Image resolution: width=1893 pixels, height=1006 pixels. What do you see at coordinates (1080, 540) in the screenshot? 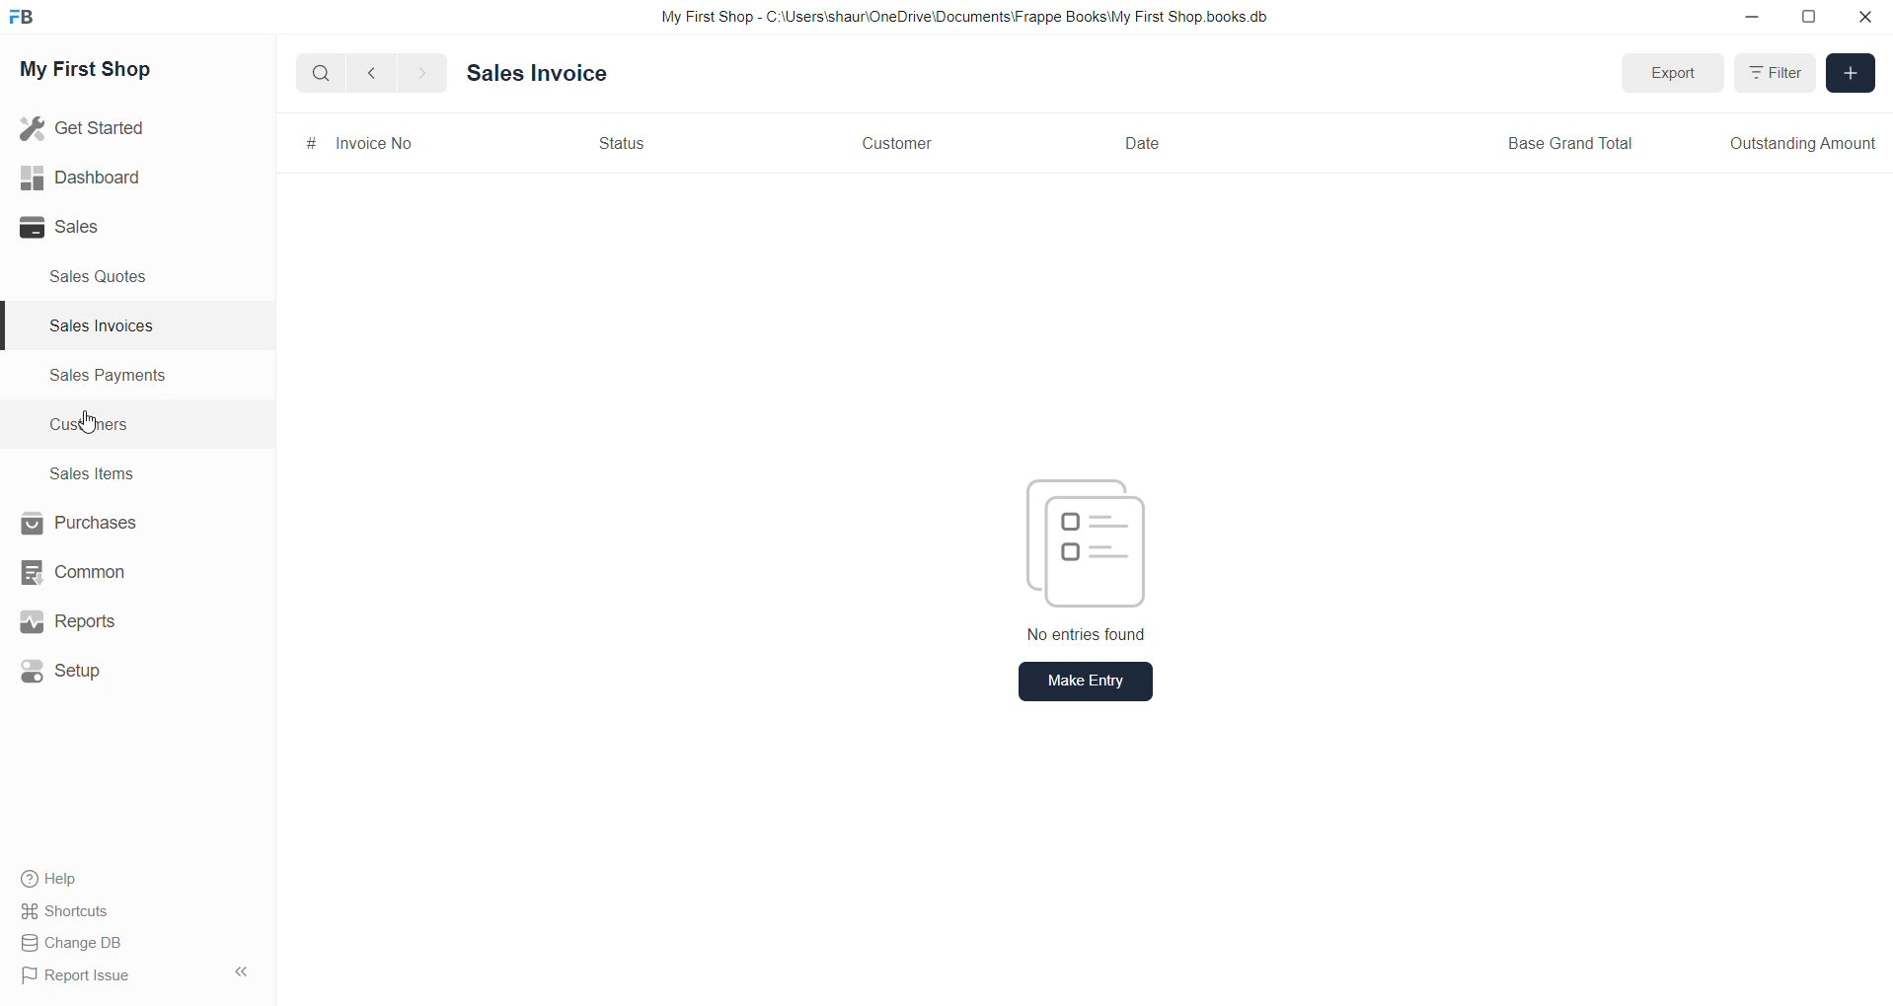
I see `entry icon picture` at bounding box center [1080, 540].